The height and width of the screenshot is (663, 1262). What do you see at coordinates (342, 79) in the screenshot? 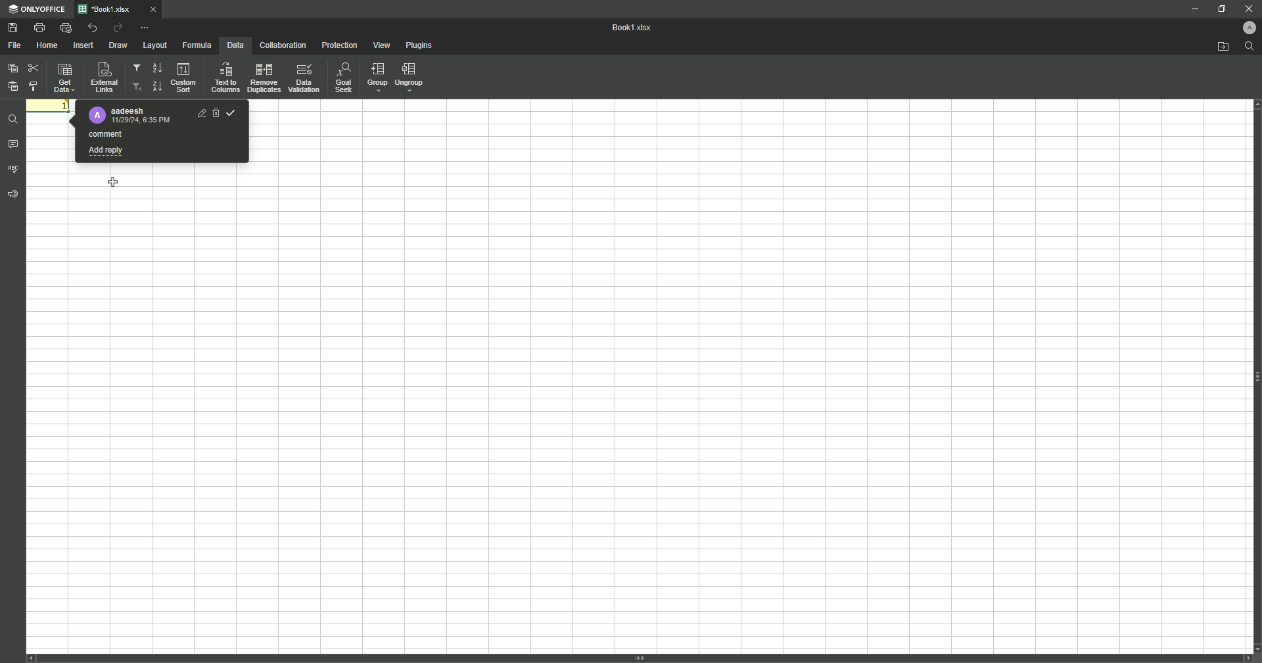
I see `Goal Seek` at bounding box center [342, 79].